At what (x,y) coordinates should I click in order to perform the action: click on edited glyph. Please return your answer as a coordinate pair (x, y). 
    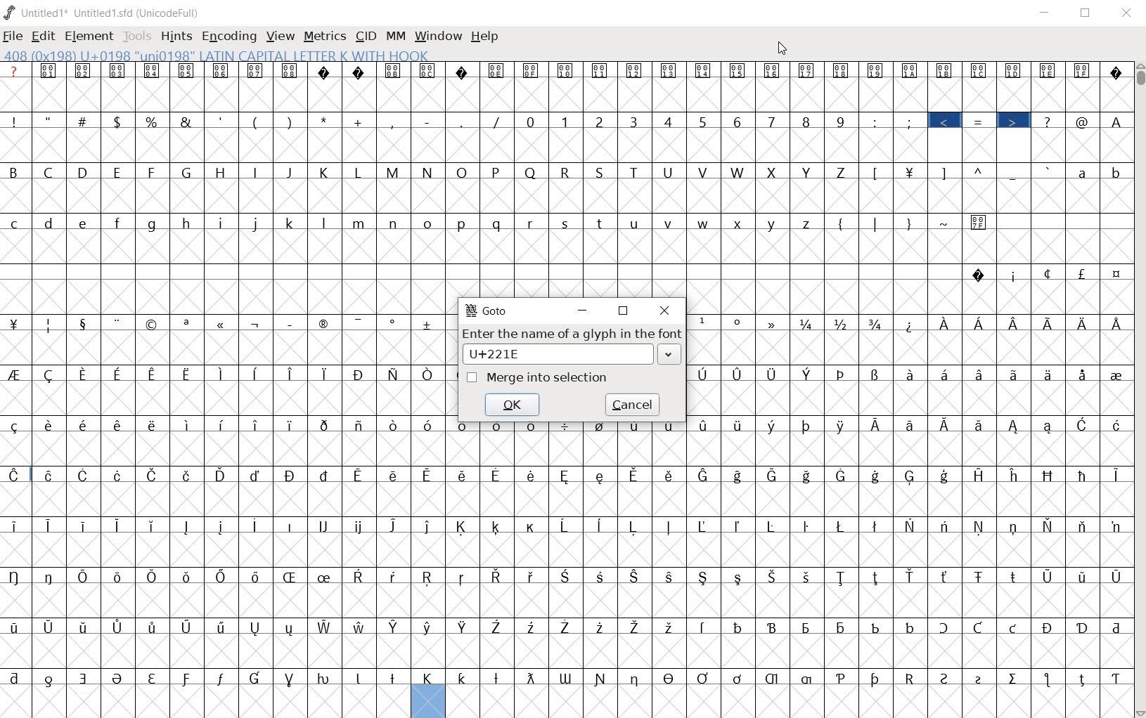
    Looking at the image, I should click on (788, 701).